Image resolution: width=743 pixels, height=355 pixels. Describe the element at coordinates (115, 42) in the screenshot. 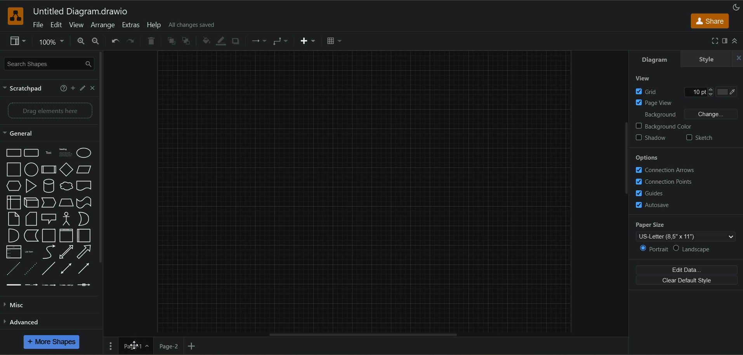

I see `undo` at that location.